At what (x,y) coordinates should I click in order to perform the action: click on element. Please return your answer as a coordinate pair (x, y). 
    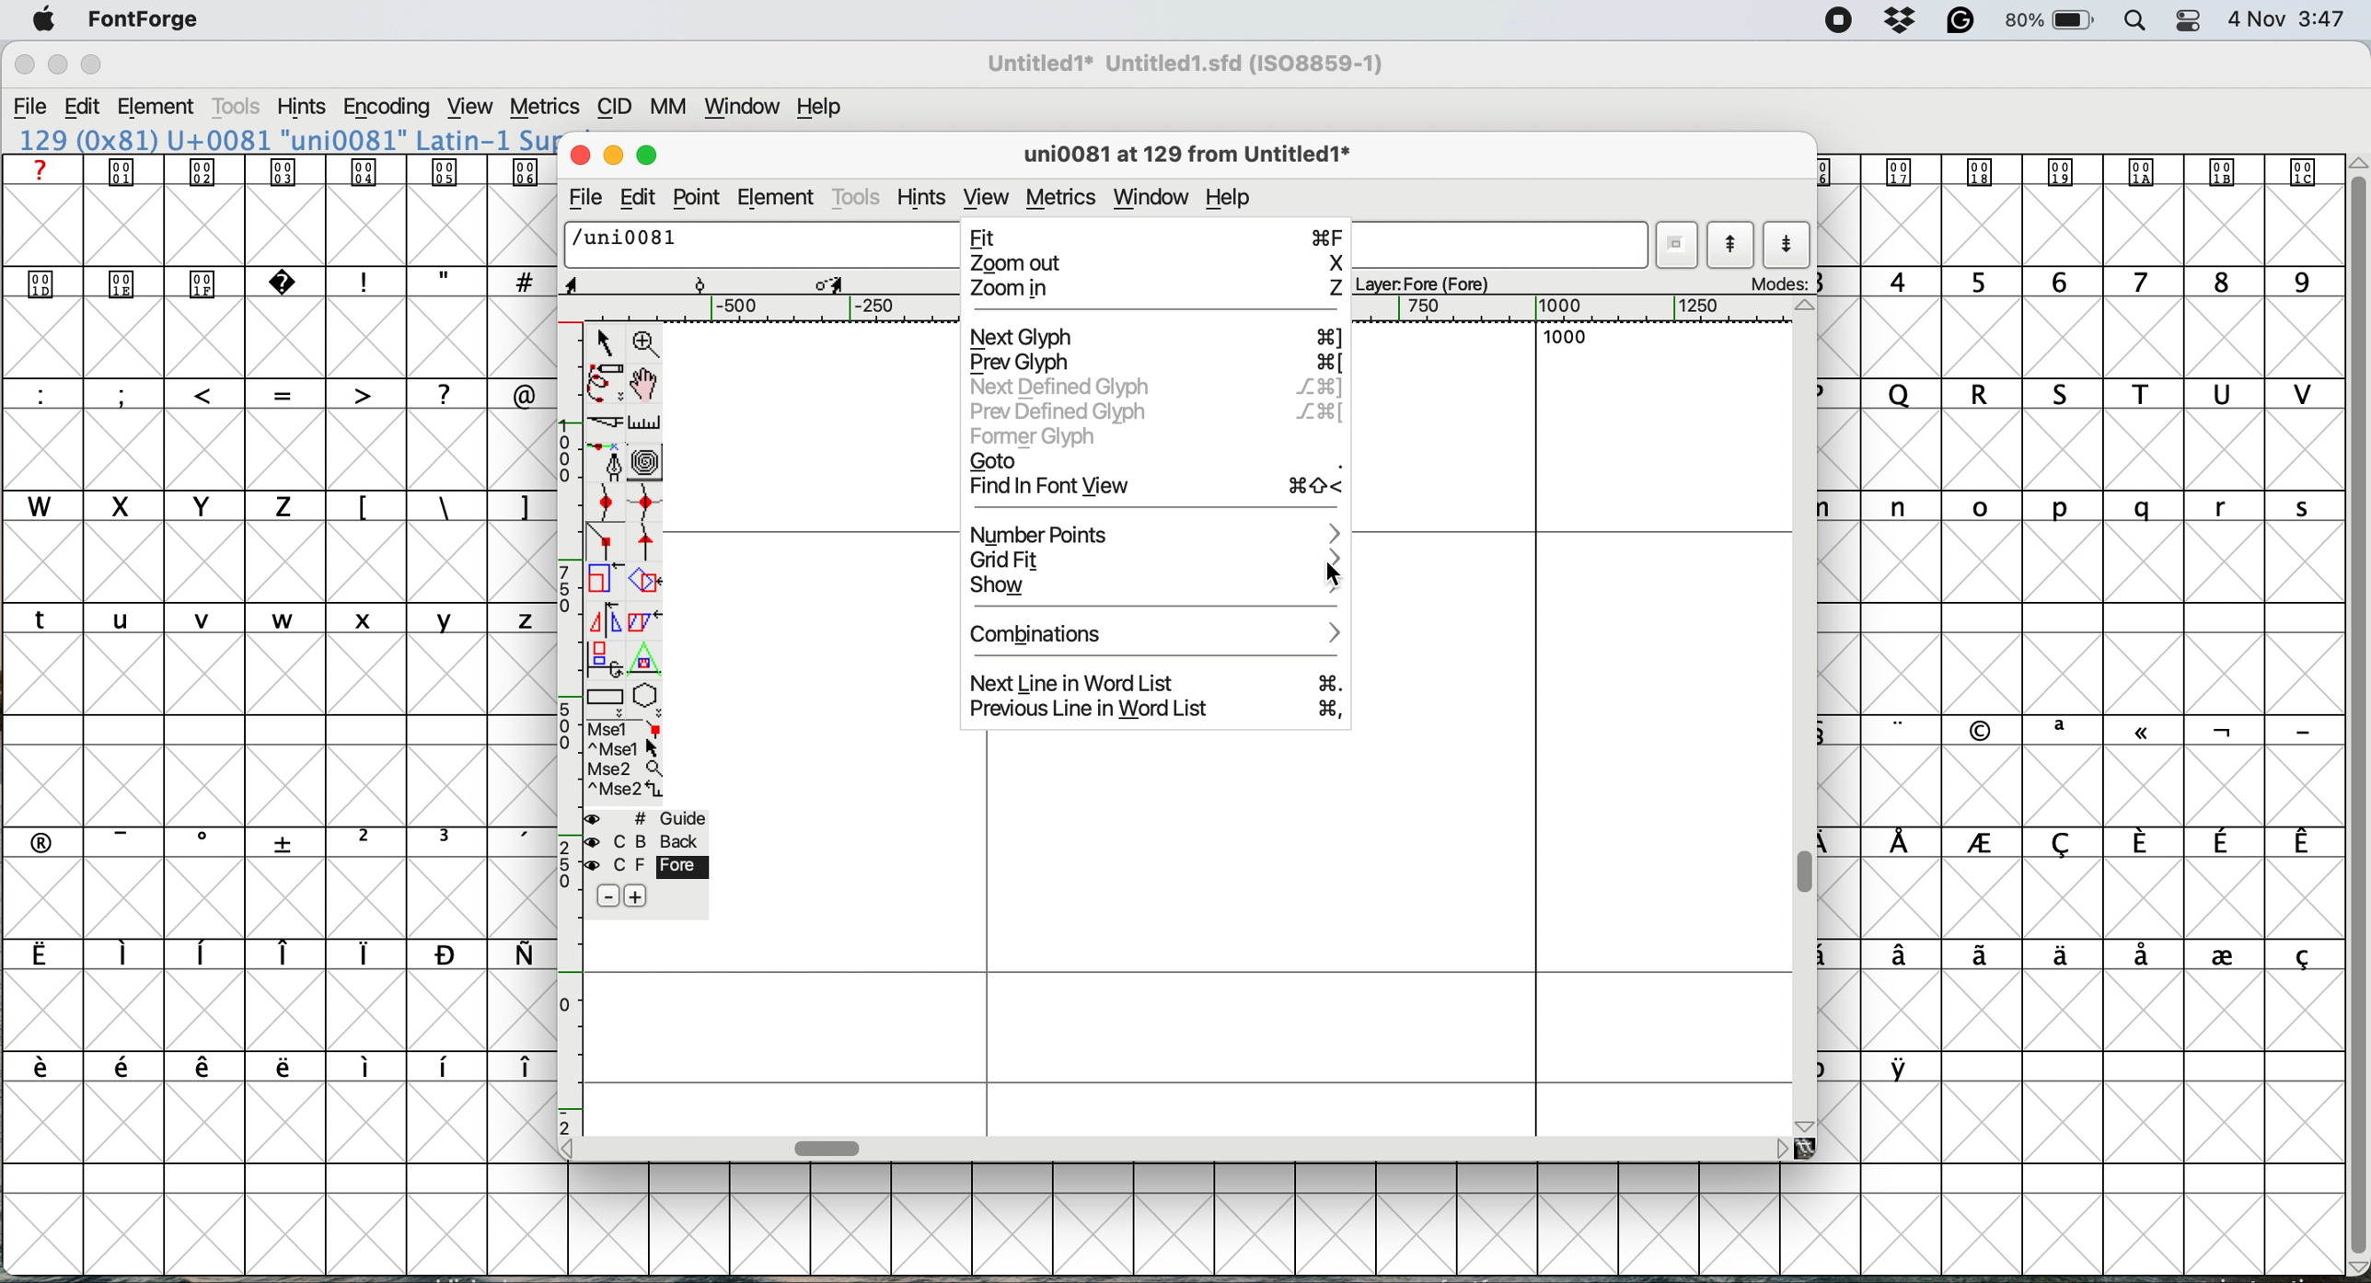
    Looking at the image, I should click on (780, 196).